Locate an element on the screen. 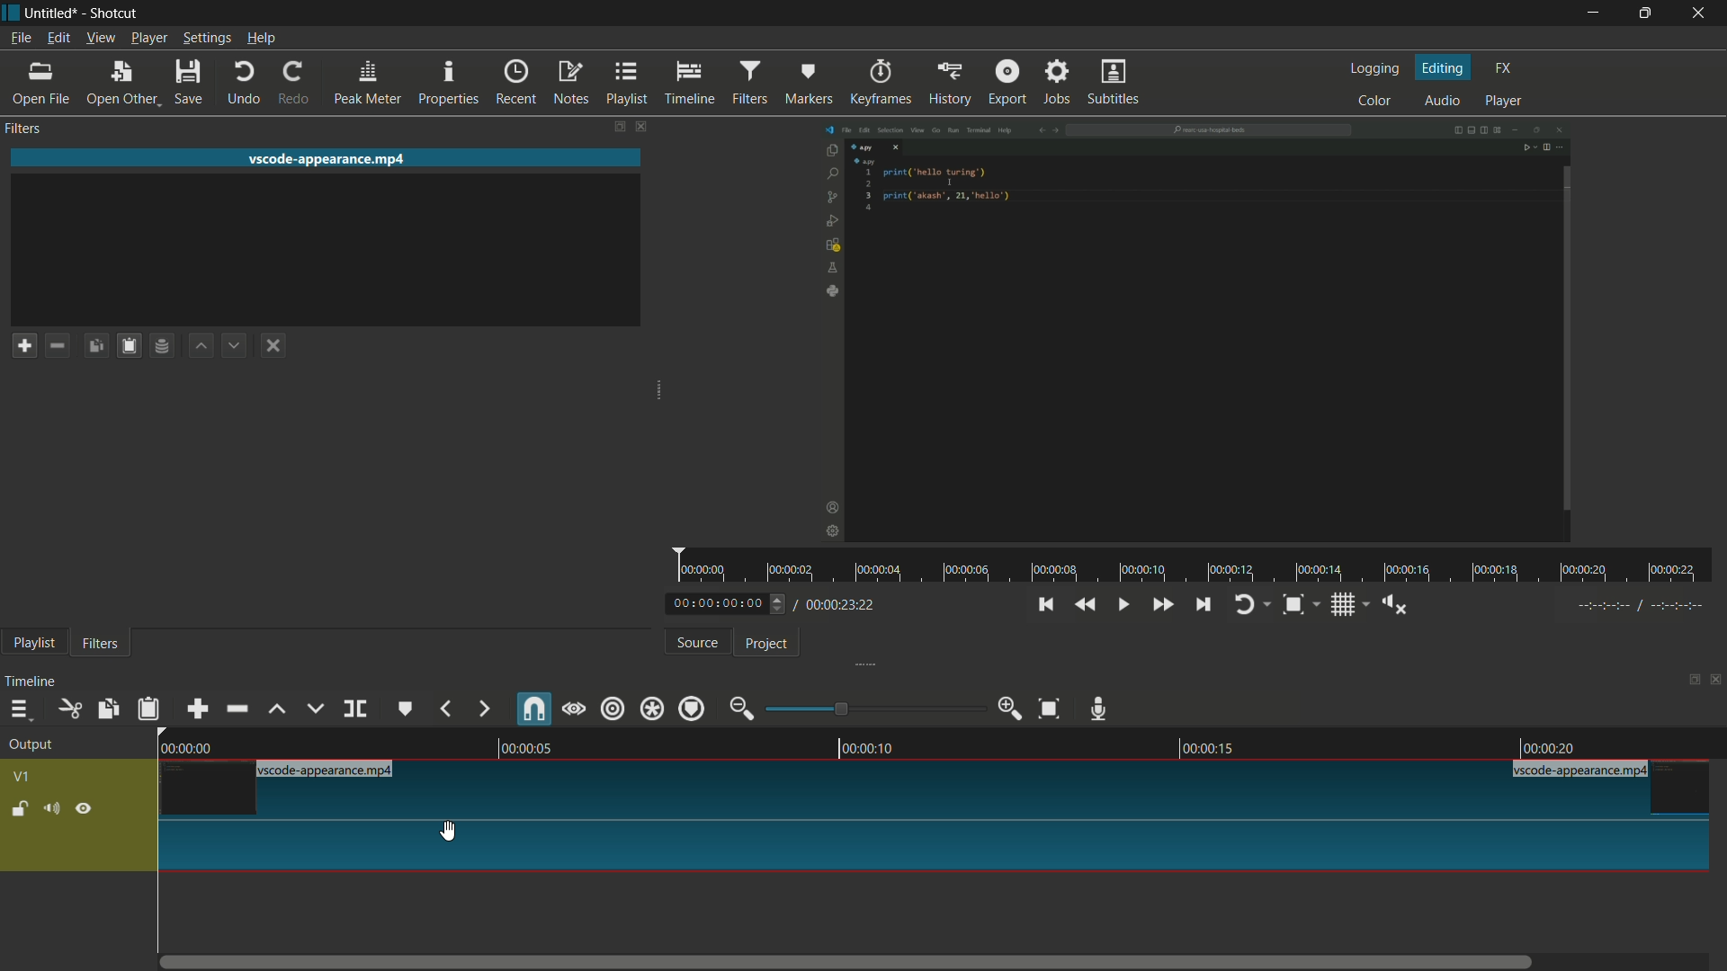 The image size is (1727, 971). toggle grid is located at coordinates (1341, 605).